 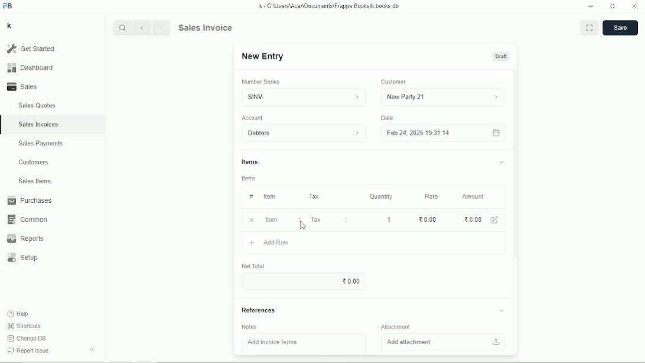 What do you see at coordinates (302, 226) in the screenshot?
I see `Cursor` at bounding box center [302, 226].